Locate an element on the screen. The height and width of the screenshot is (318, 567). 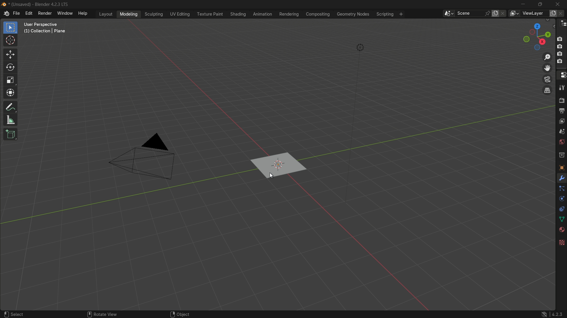
particles is located at coordinates (562, 189).